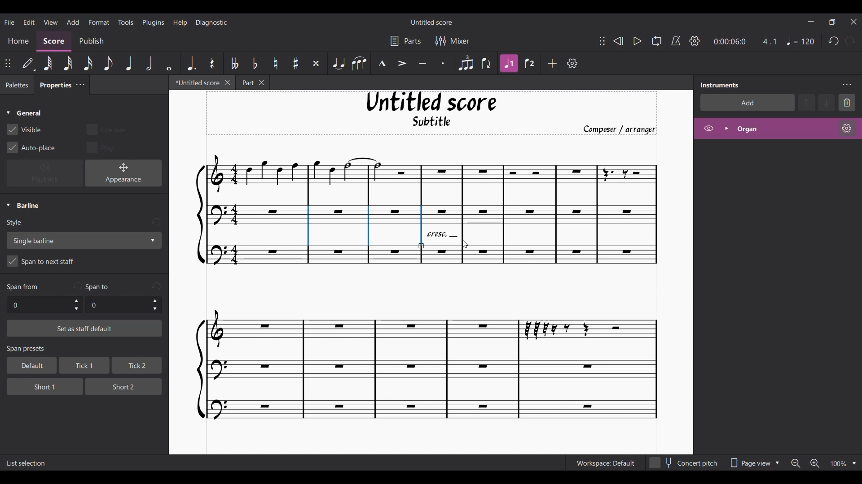  What do you see at coordinates (726, 128) in the screenshot?
I see `Expand Organ` at bounding box center [726, 128].